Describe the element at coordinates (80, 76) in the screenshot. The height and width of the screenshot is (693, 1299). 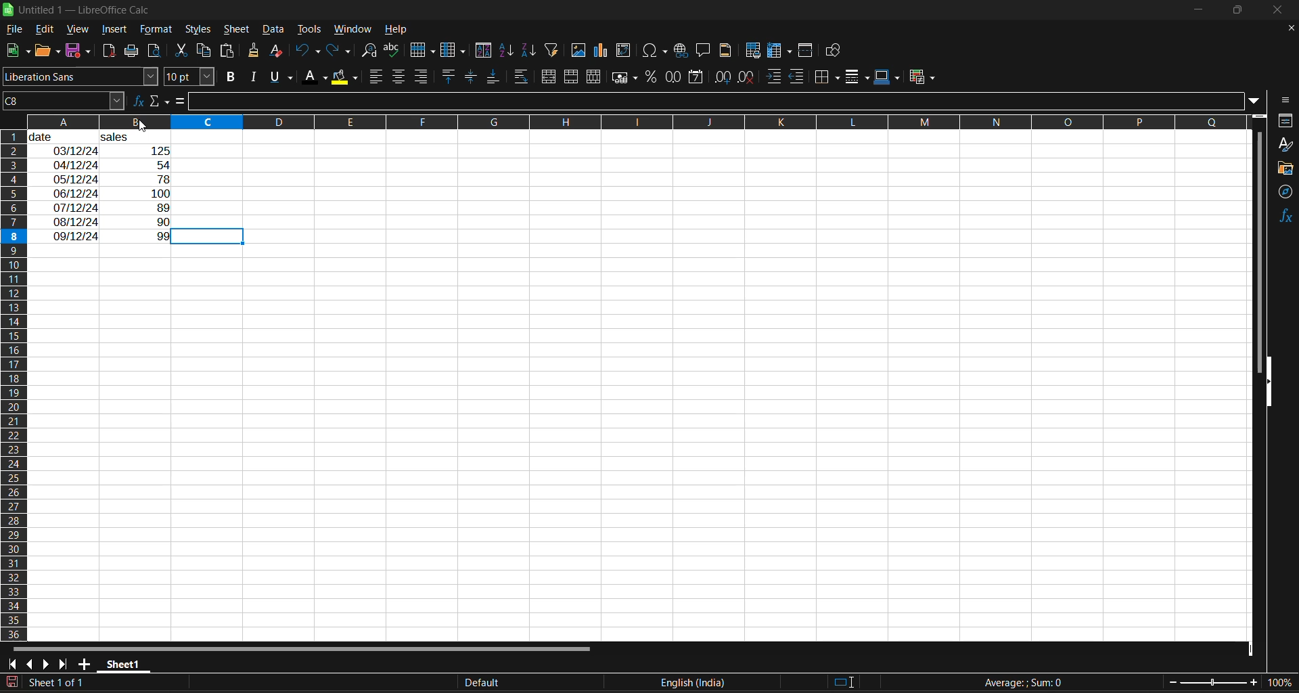
I see `font name` at that location.